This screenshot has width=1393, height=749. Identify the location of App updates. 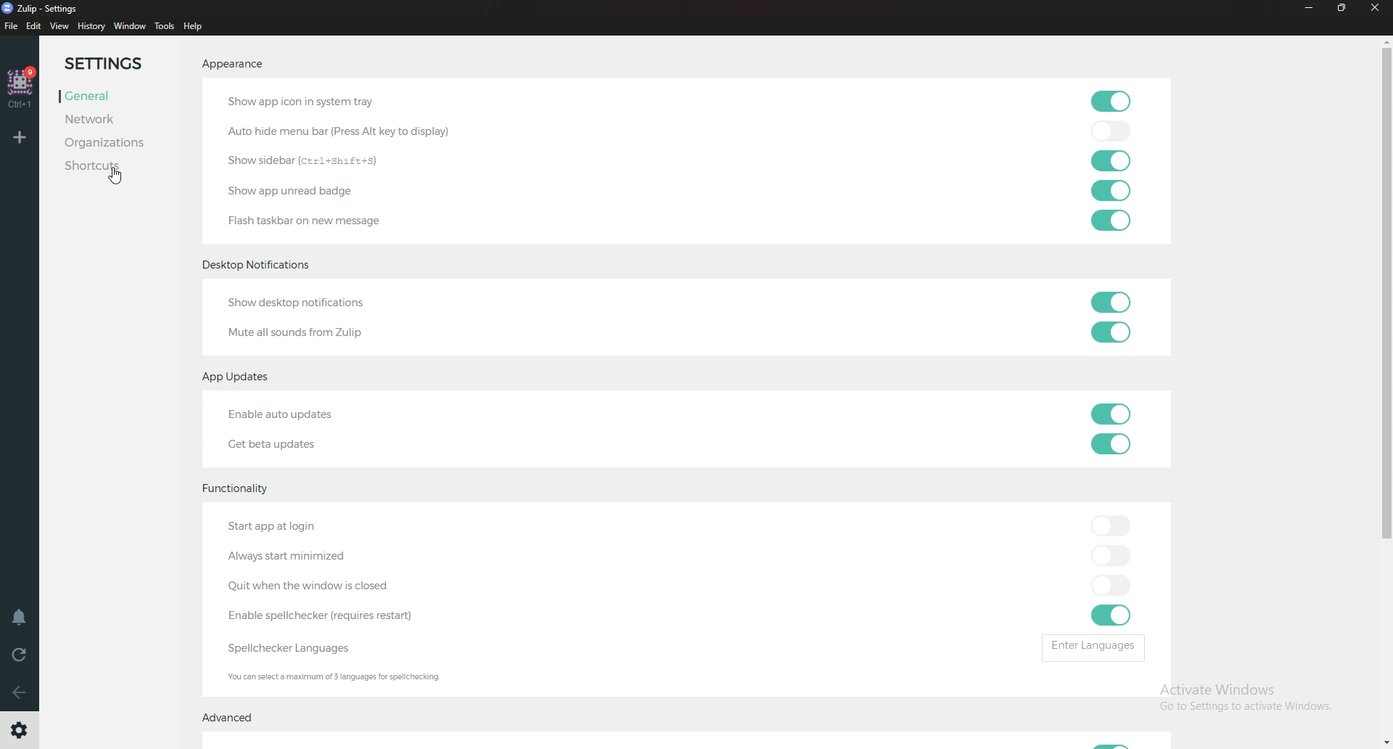
(239, 378).